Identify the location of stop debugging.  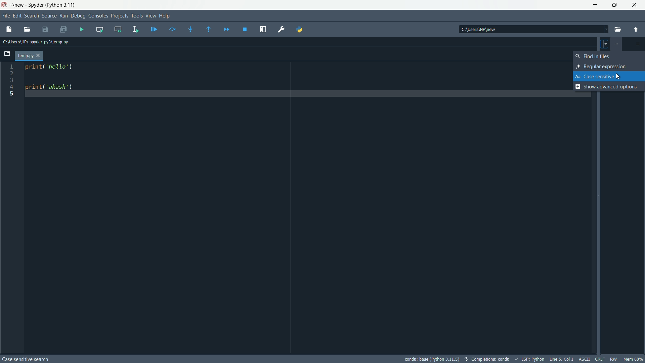
(245, 29).